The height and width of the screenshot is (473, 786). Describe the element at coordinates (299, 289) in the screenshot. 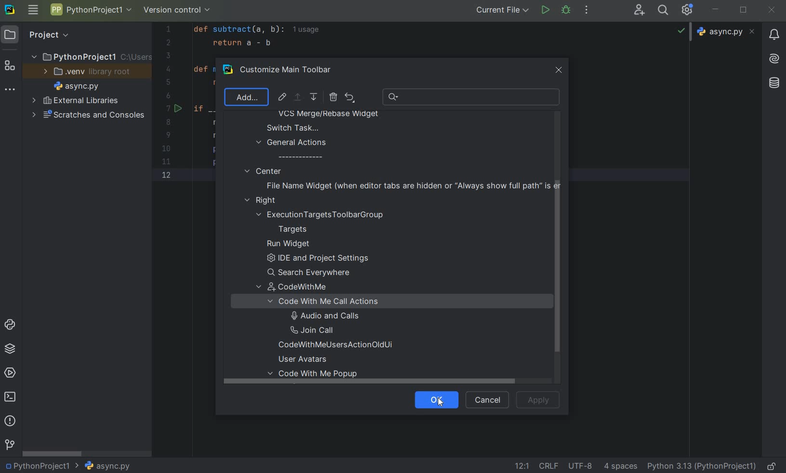

I see `codewithme` at that location.